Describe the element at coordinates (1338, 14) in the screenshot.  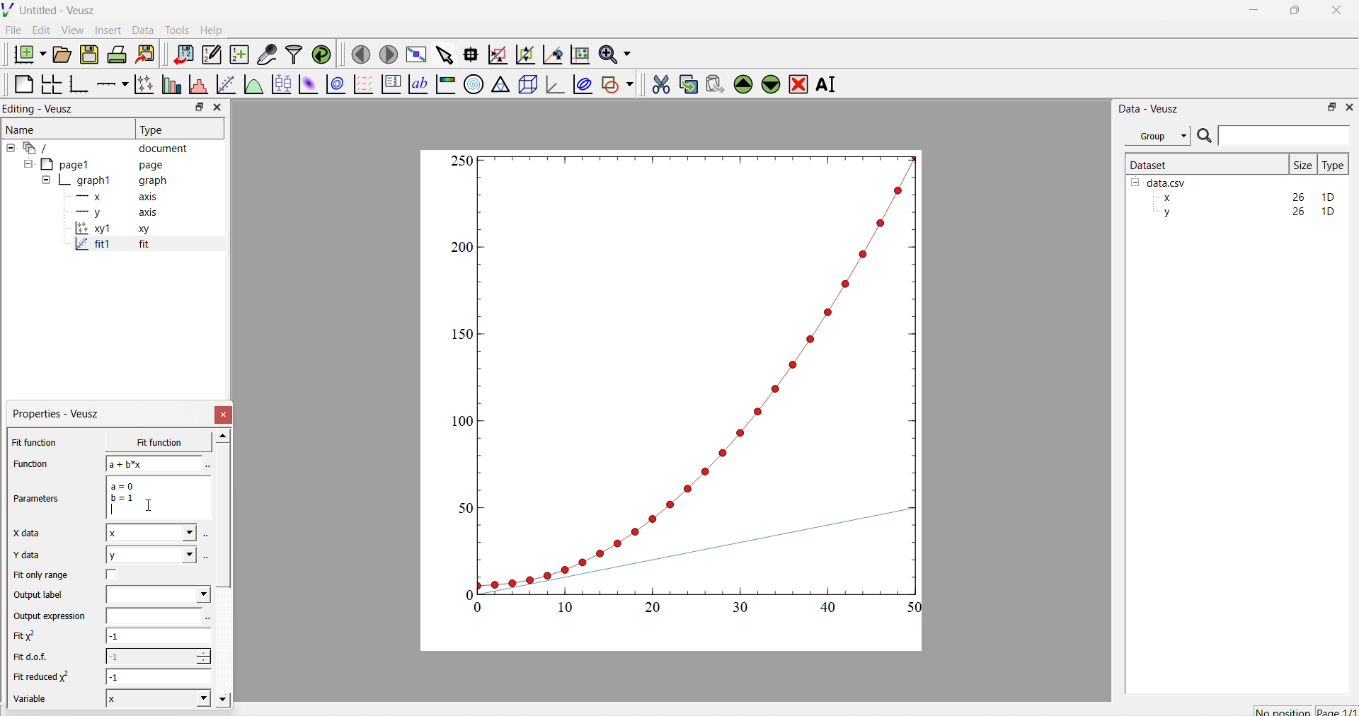
I see `Close` at that location.